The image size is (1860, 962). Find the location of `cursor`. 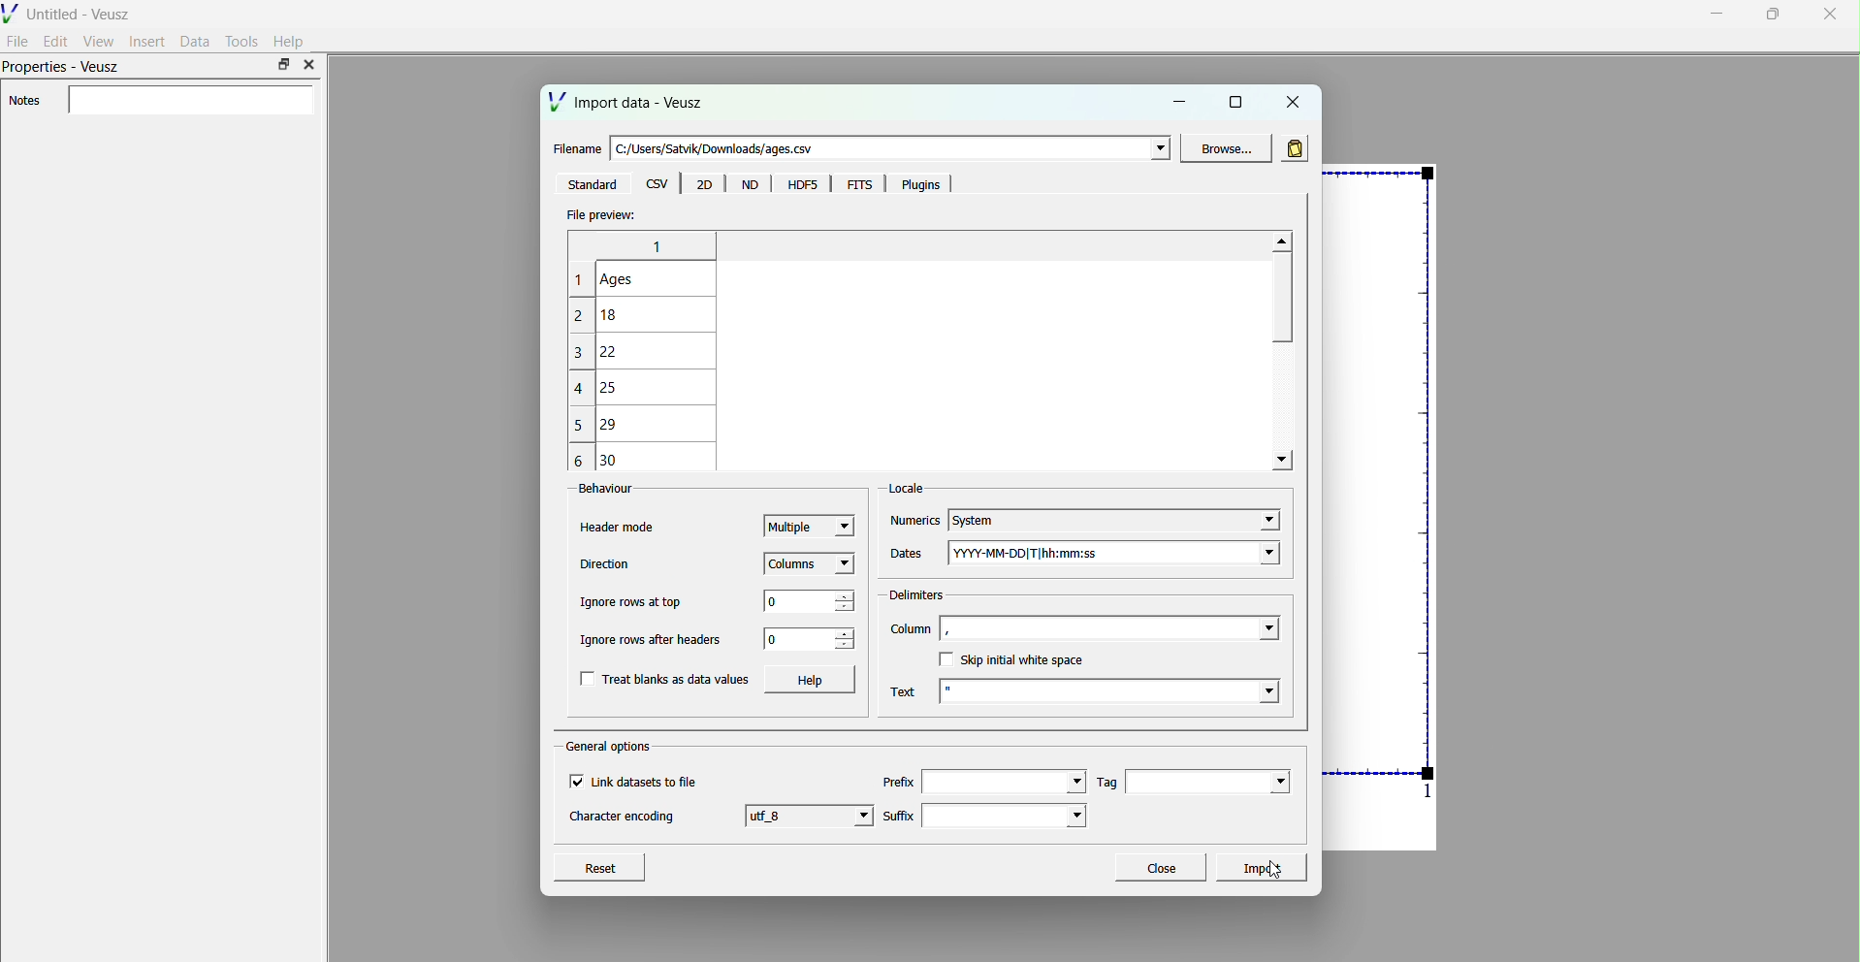

cursor is located at coordinates (1275, 868).